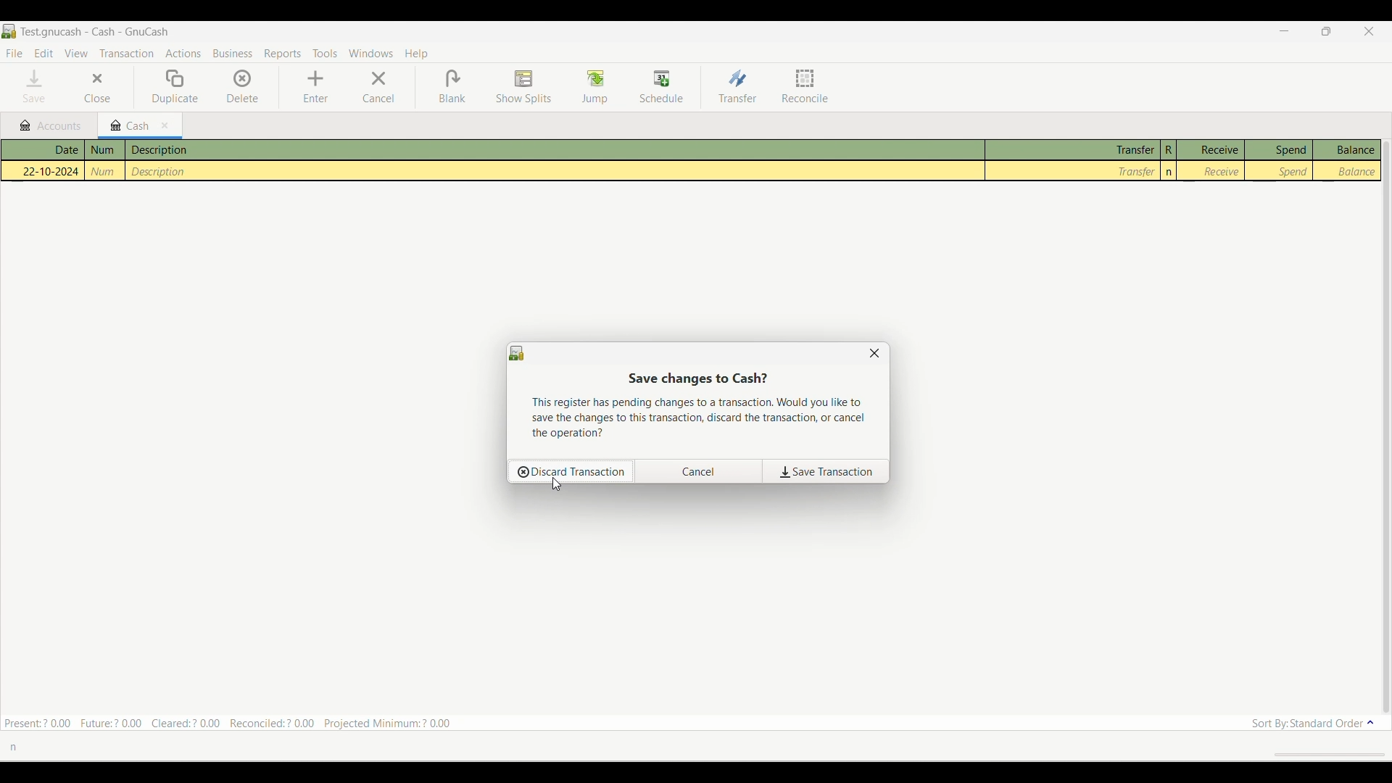 This screenshot has height=783, width=1392. What do you see at coordinates (126, 54) in the screenshot?
I see `Transaction` at bounding box center [126, 54].